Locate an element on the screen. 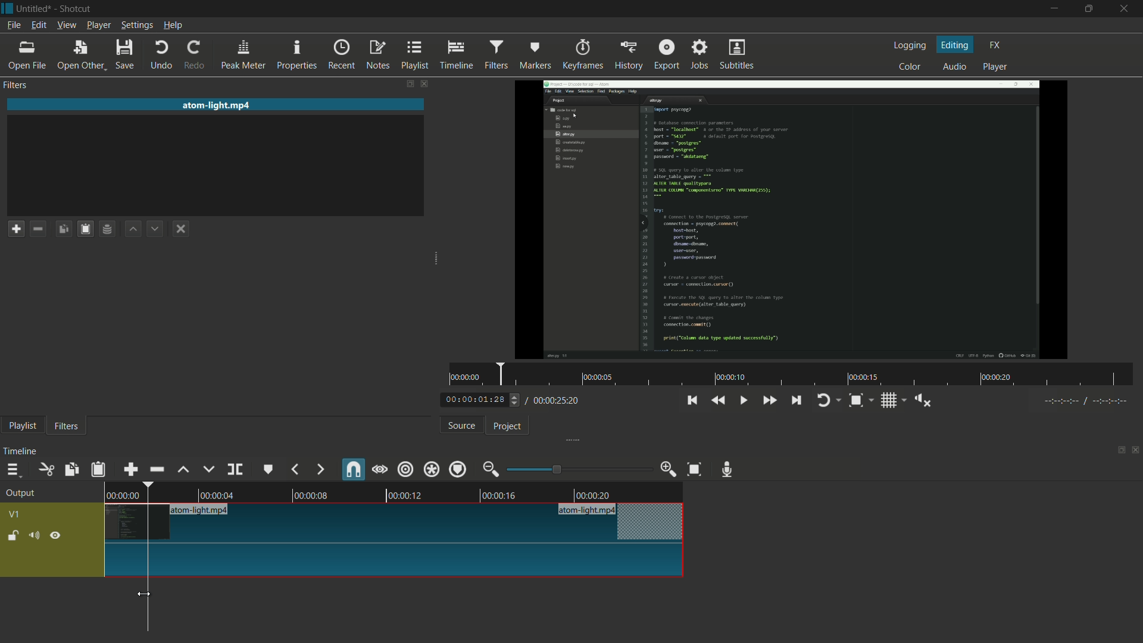 The width and height of the screenshot is (1143, 643). notes is located at coordinates (377, 55).